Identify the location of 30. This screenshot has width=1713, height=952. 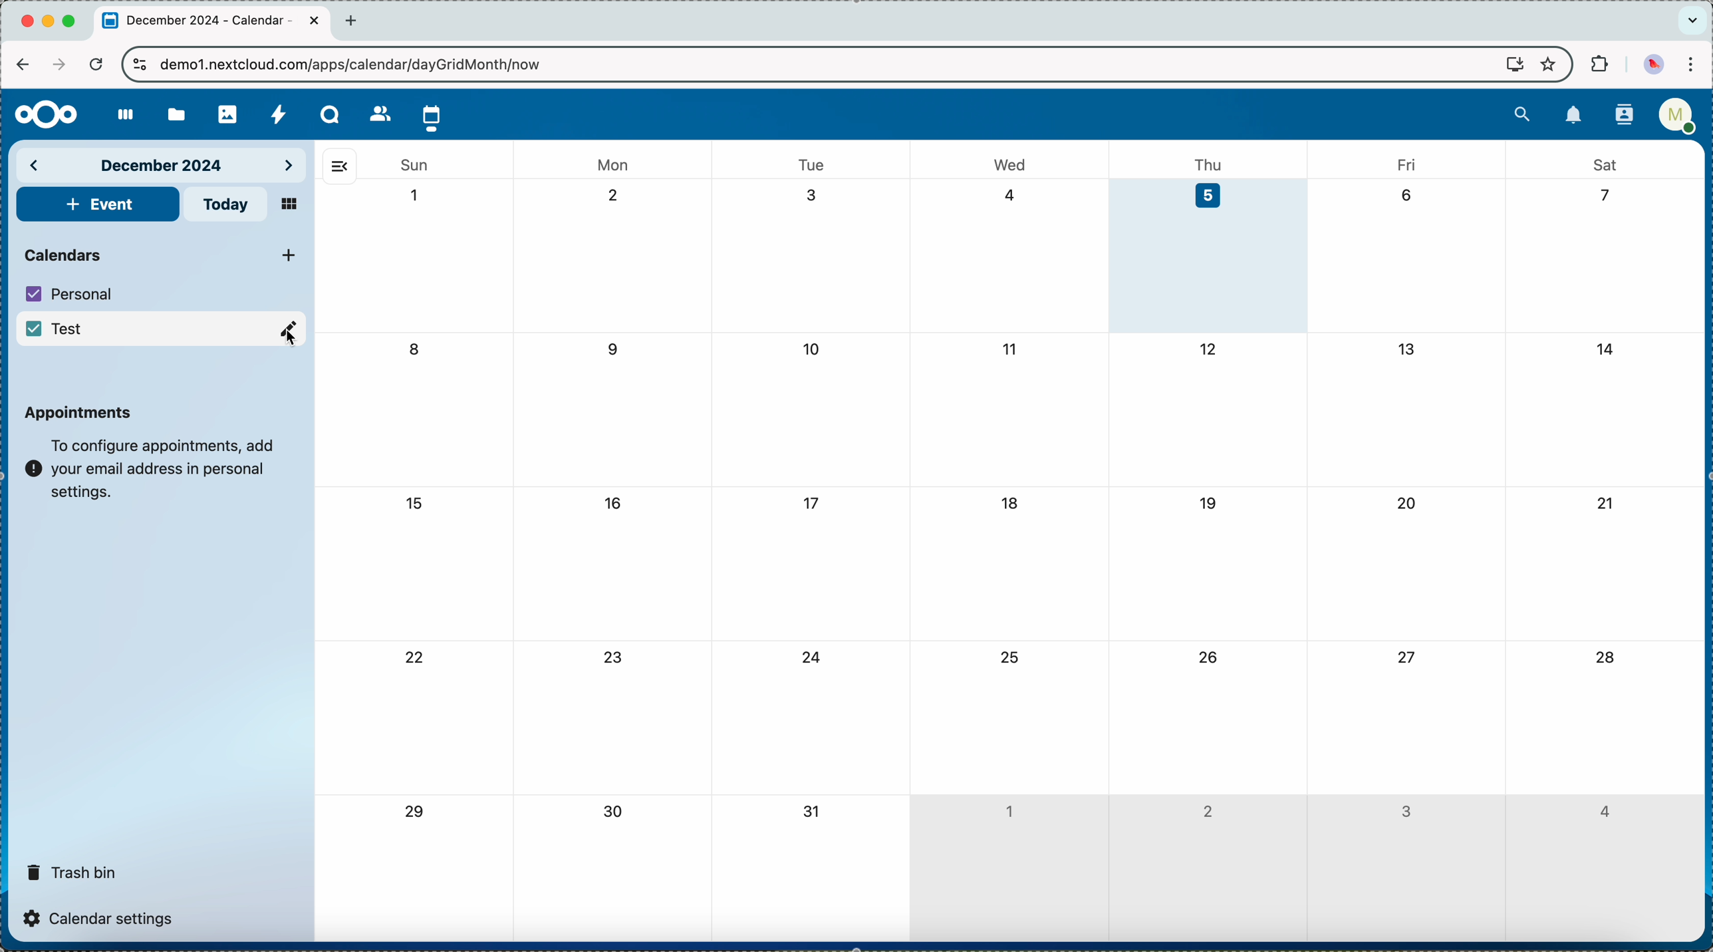
(618, 814).